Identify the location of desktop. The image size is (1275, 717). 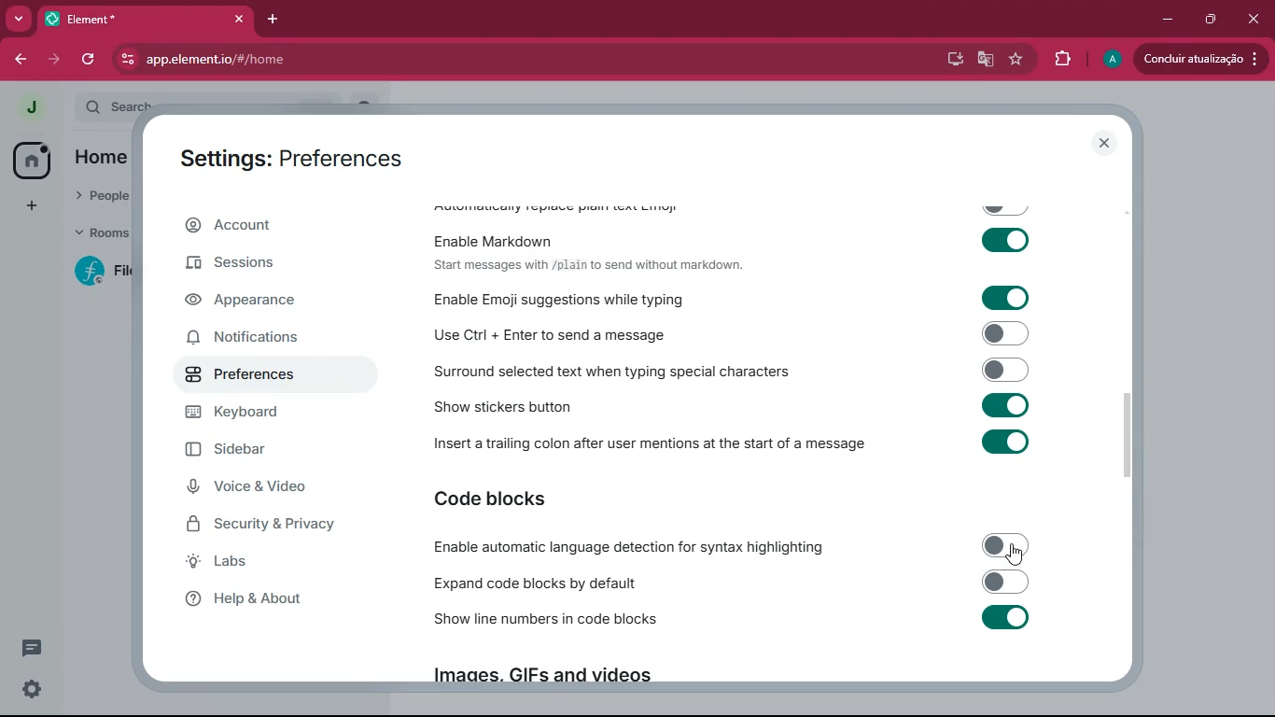
(953, 60).